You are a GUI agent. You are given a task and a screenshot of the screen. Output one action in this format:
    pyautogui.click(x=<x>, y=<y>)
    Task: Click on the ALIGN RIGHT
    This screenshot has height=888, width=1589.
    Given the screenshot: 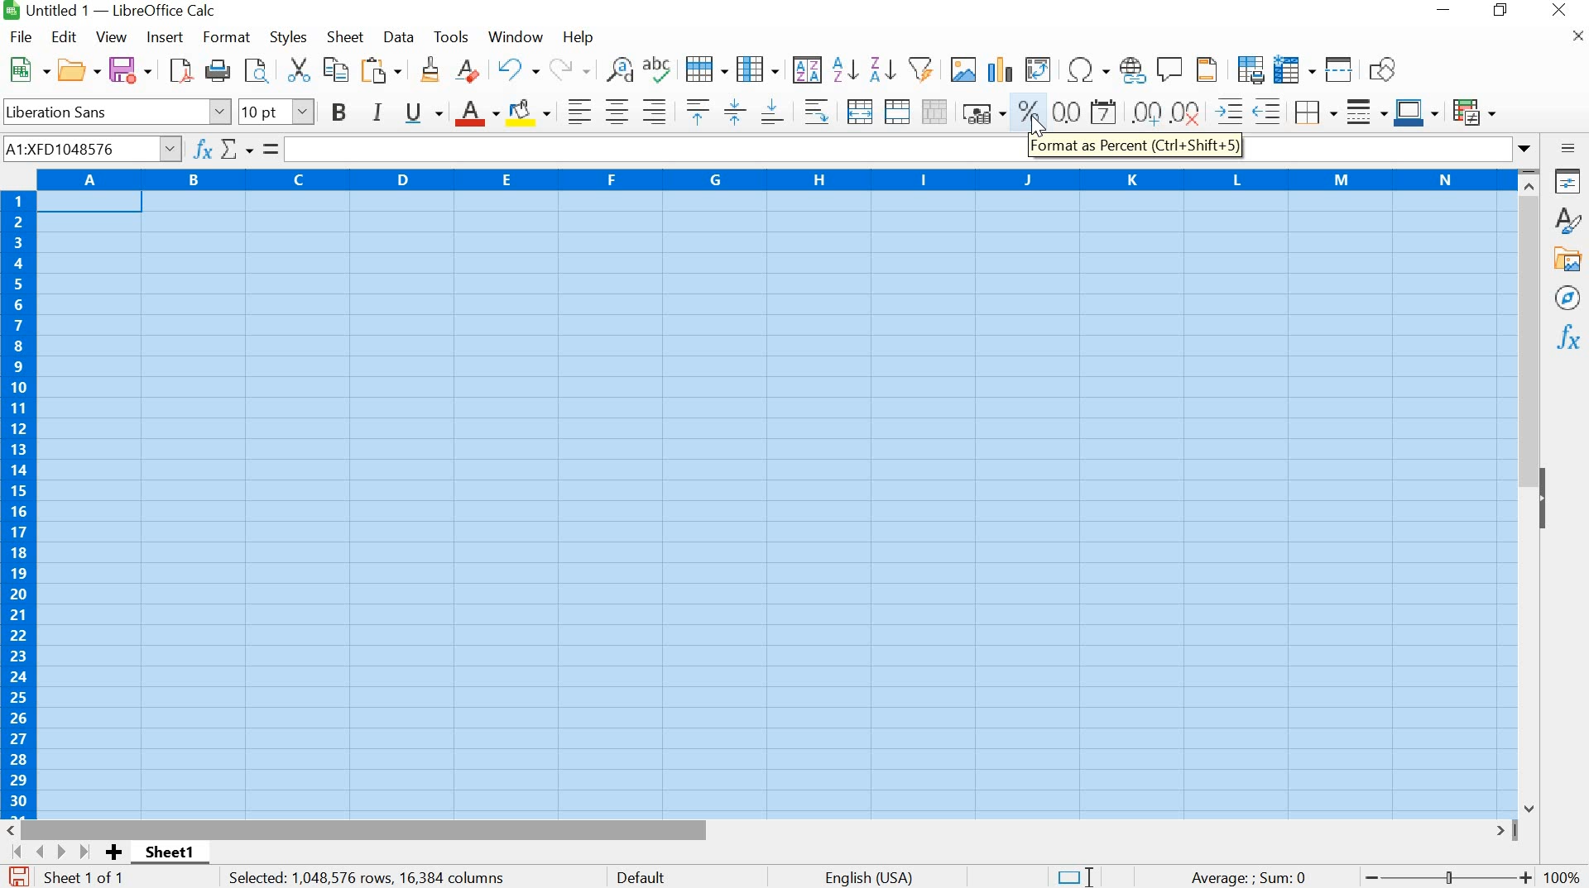 What is the action you would take?
    pyautogui.click(x=819, y=112)
    